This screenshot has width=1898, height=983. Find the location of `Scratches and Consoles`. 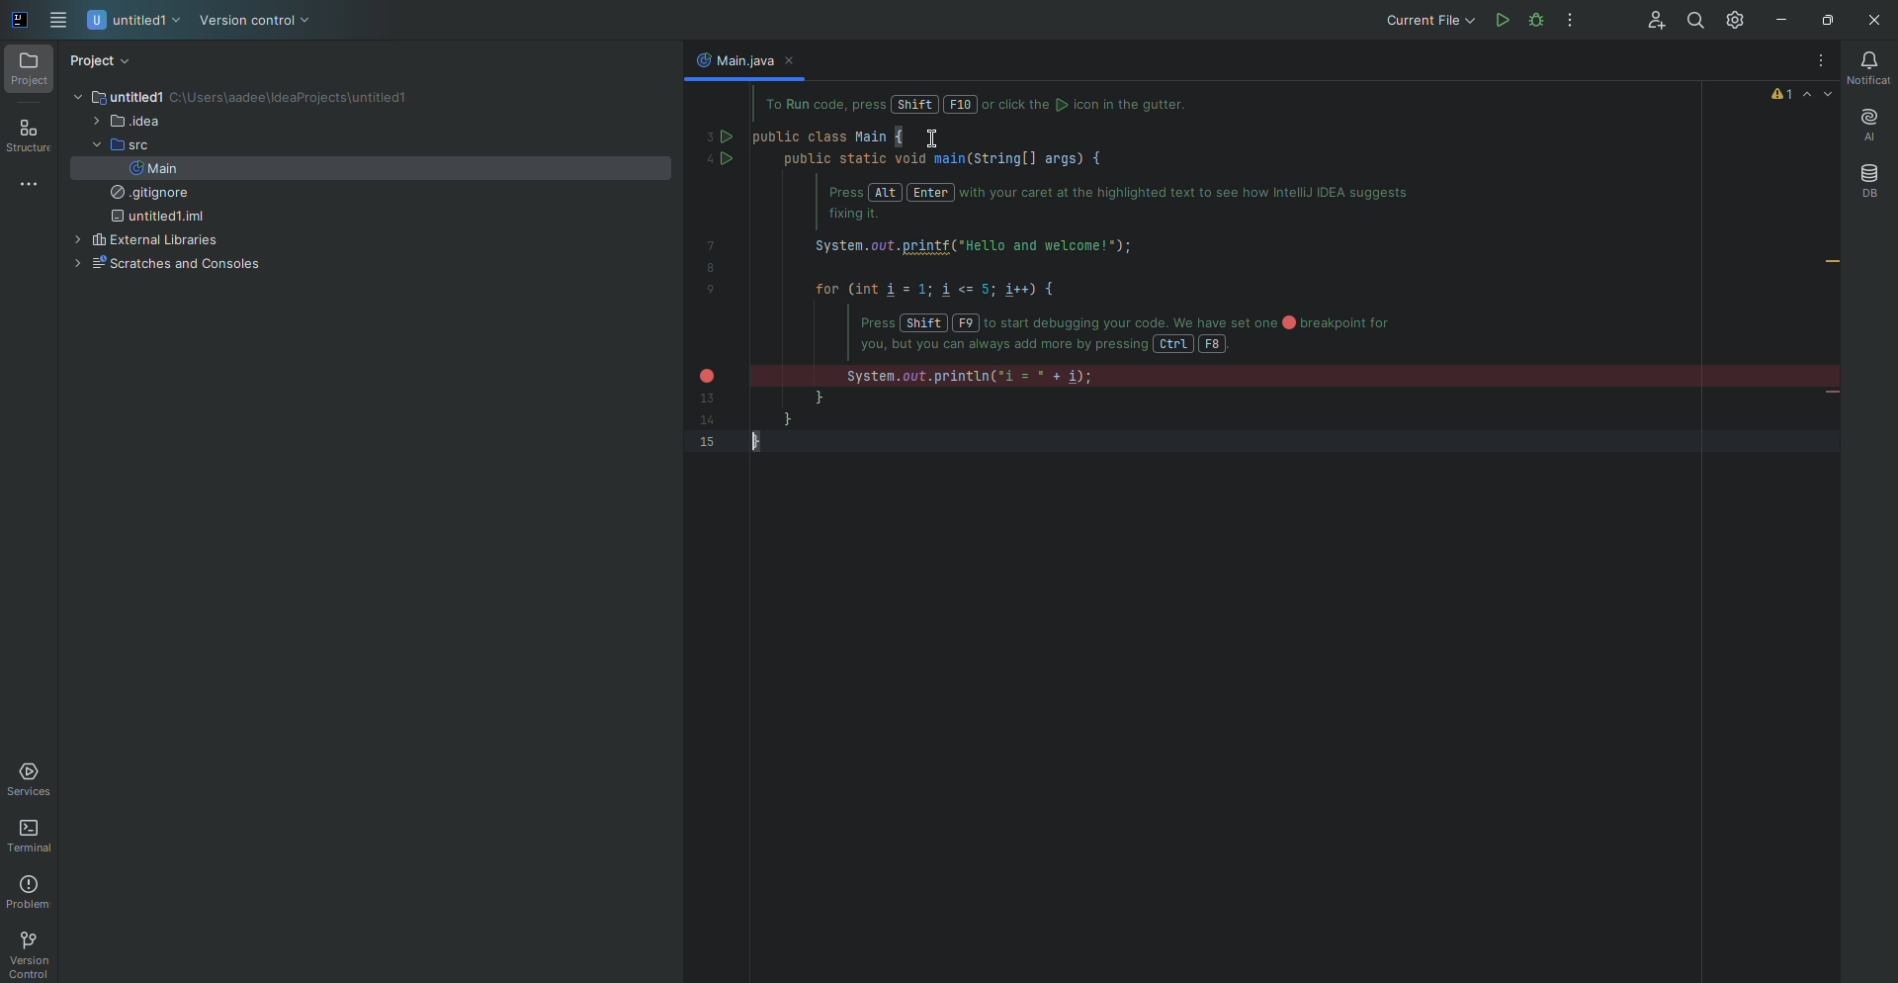

Scratches and Consoles is located at coordinates (163, 265).